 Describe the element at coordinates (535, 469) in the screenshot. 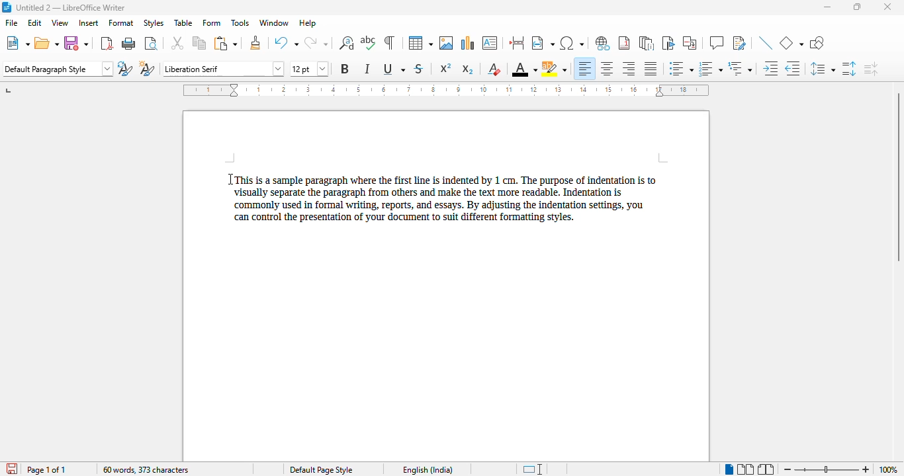

I see `standard selection` at that location.